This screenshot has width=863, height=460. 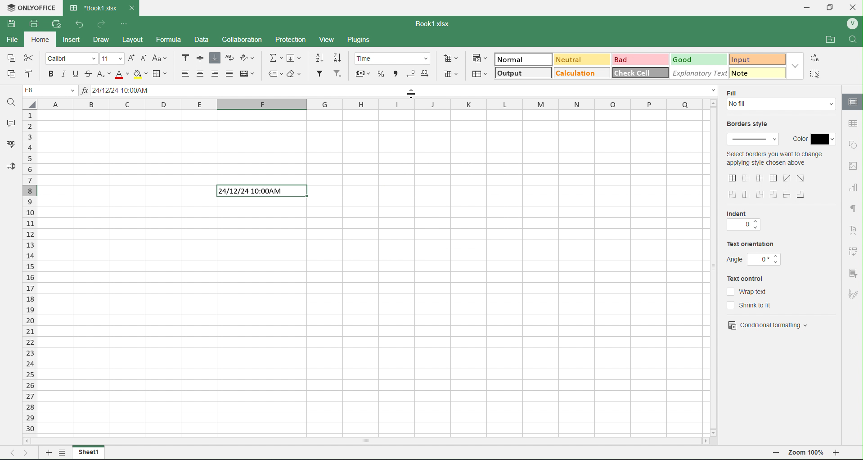 What do you see at coordinates (44, 41) in the screenshot?
I see `Home` at bounding box center [44, 41].